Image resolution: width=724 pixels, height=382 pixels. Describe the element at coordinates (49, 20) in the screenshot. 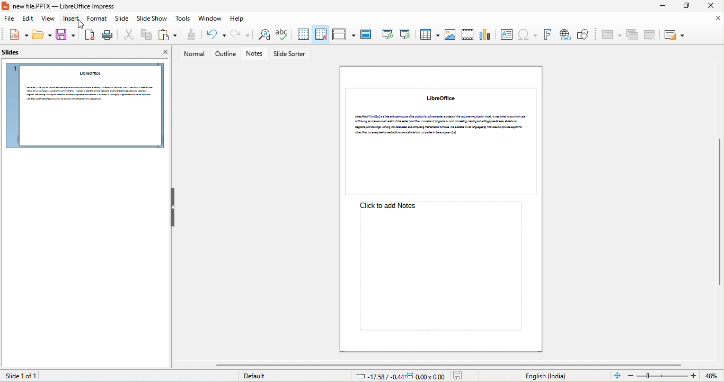

I see `view` at that location.